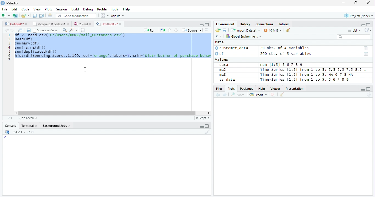  What do you see at coordinates (219, 89) in the screenshot?
I see `Files` at bounding box center [219, 89].